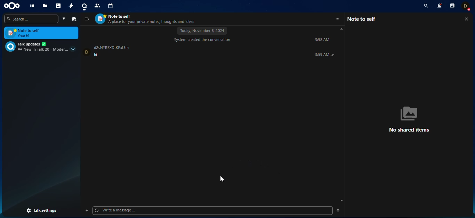 The image size is (475, 218). I want to click on search, so click(425, 6).